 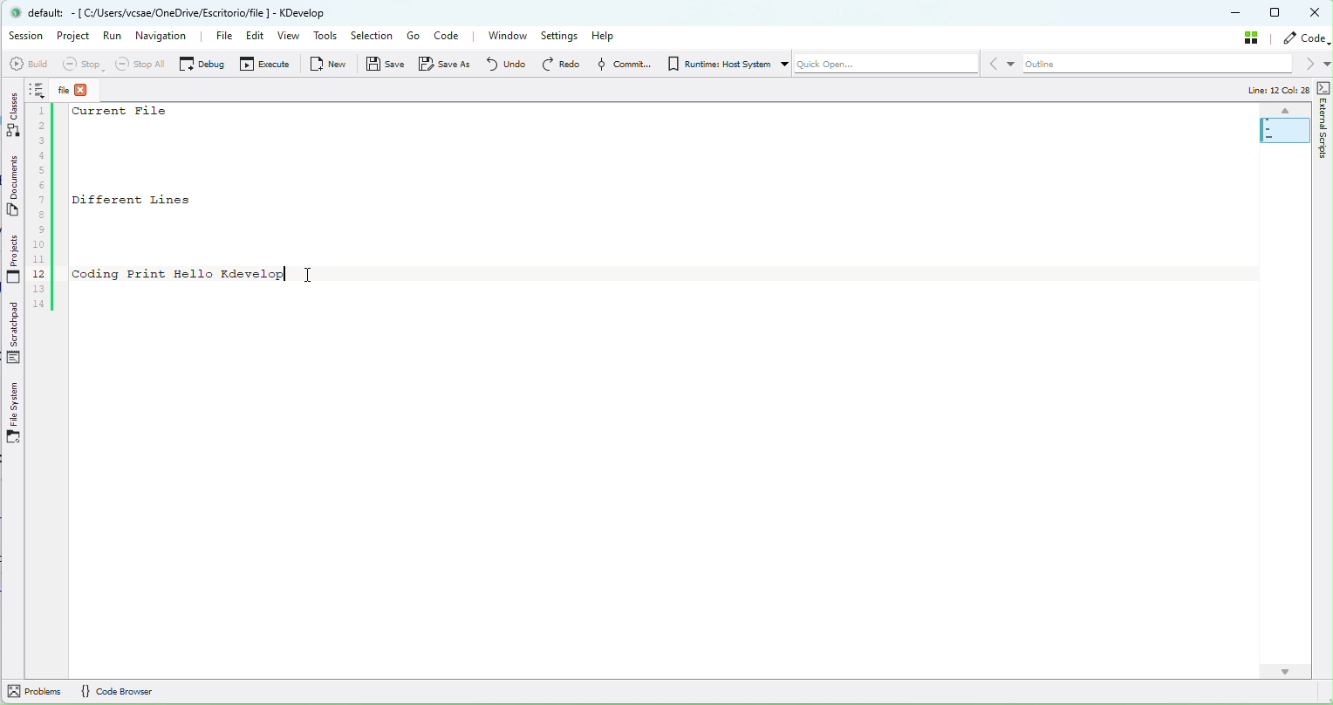 What do you see at coordinates (1272, 91) in the screenshot?
I see `Line: 12 Col: 28` at bounding box center [1272, 91].